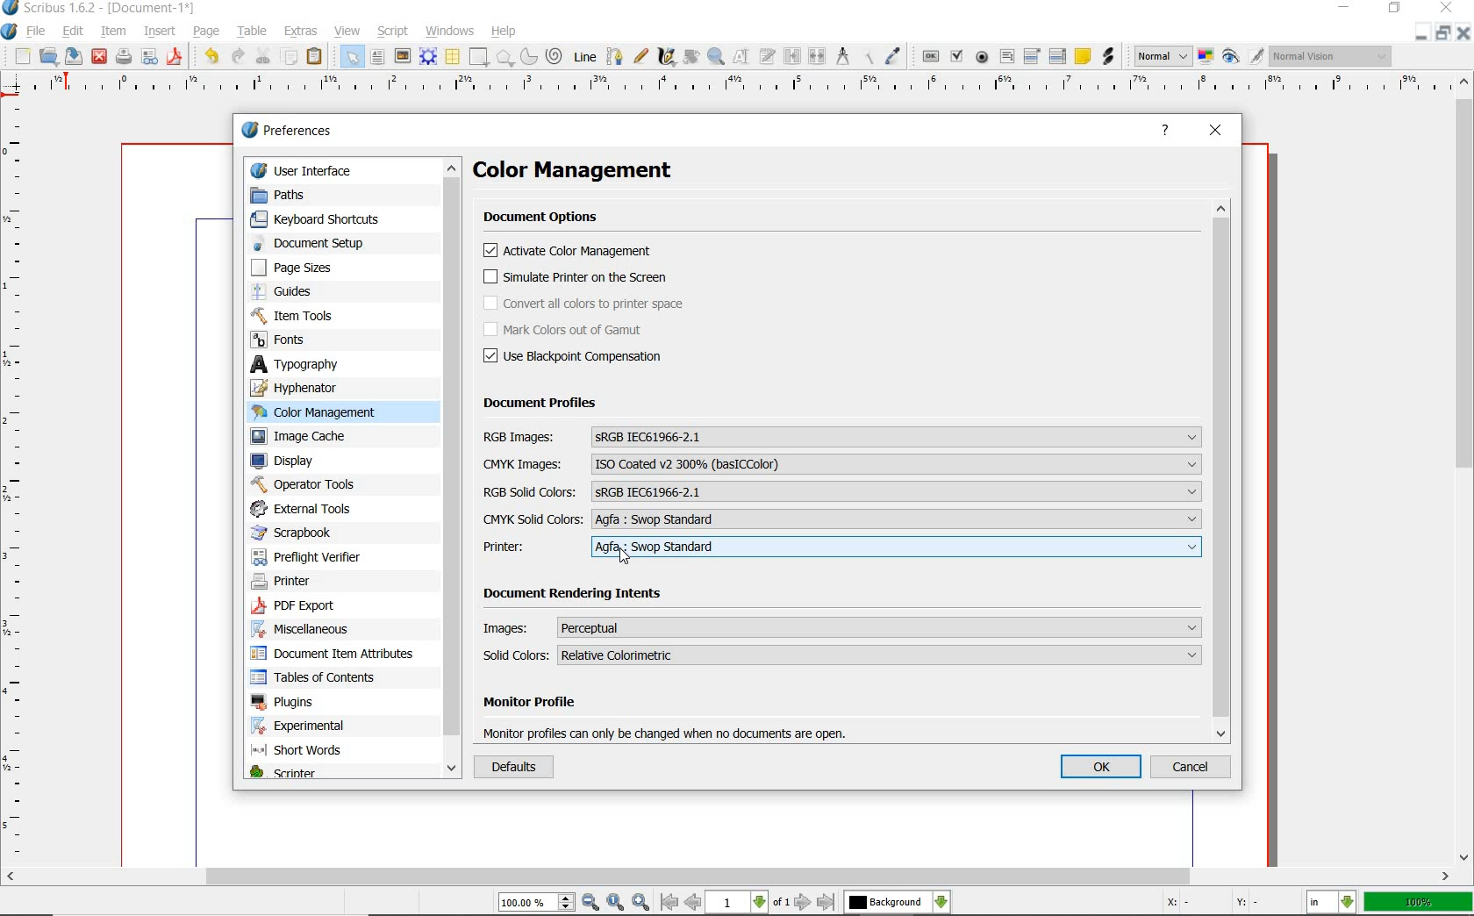  I want to click on scrapbook, so click(304, 533).